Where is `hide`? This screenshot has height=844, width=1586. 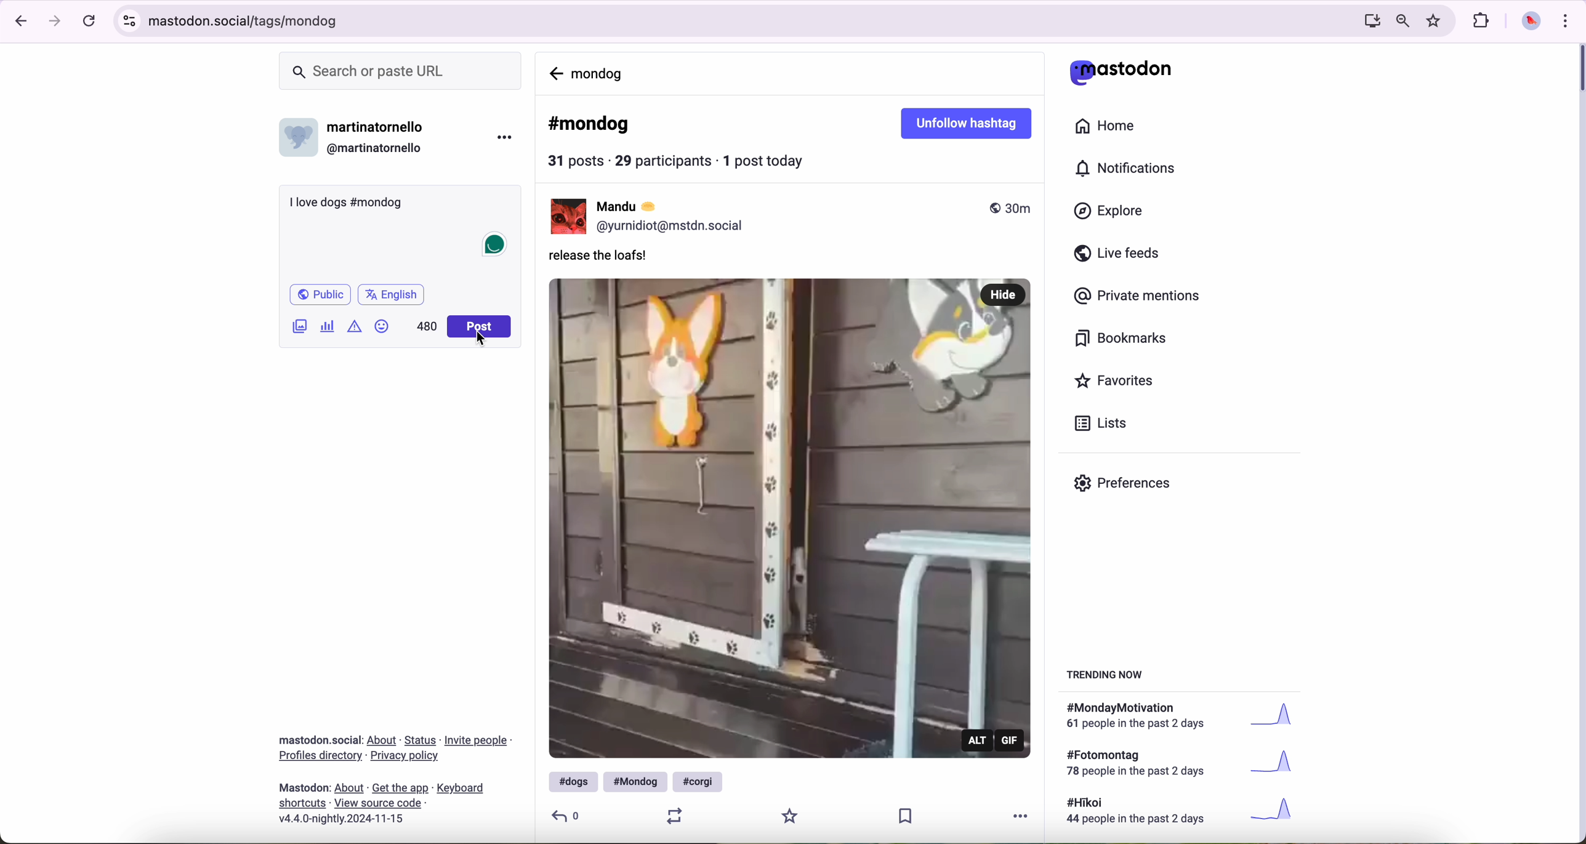
hide is located at coordinates (1004, 292).